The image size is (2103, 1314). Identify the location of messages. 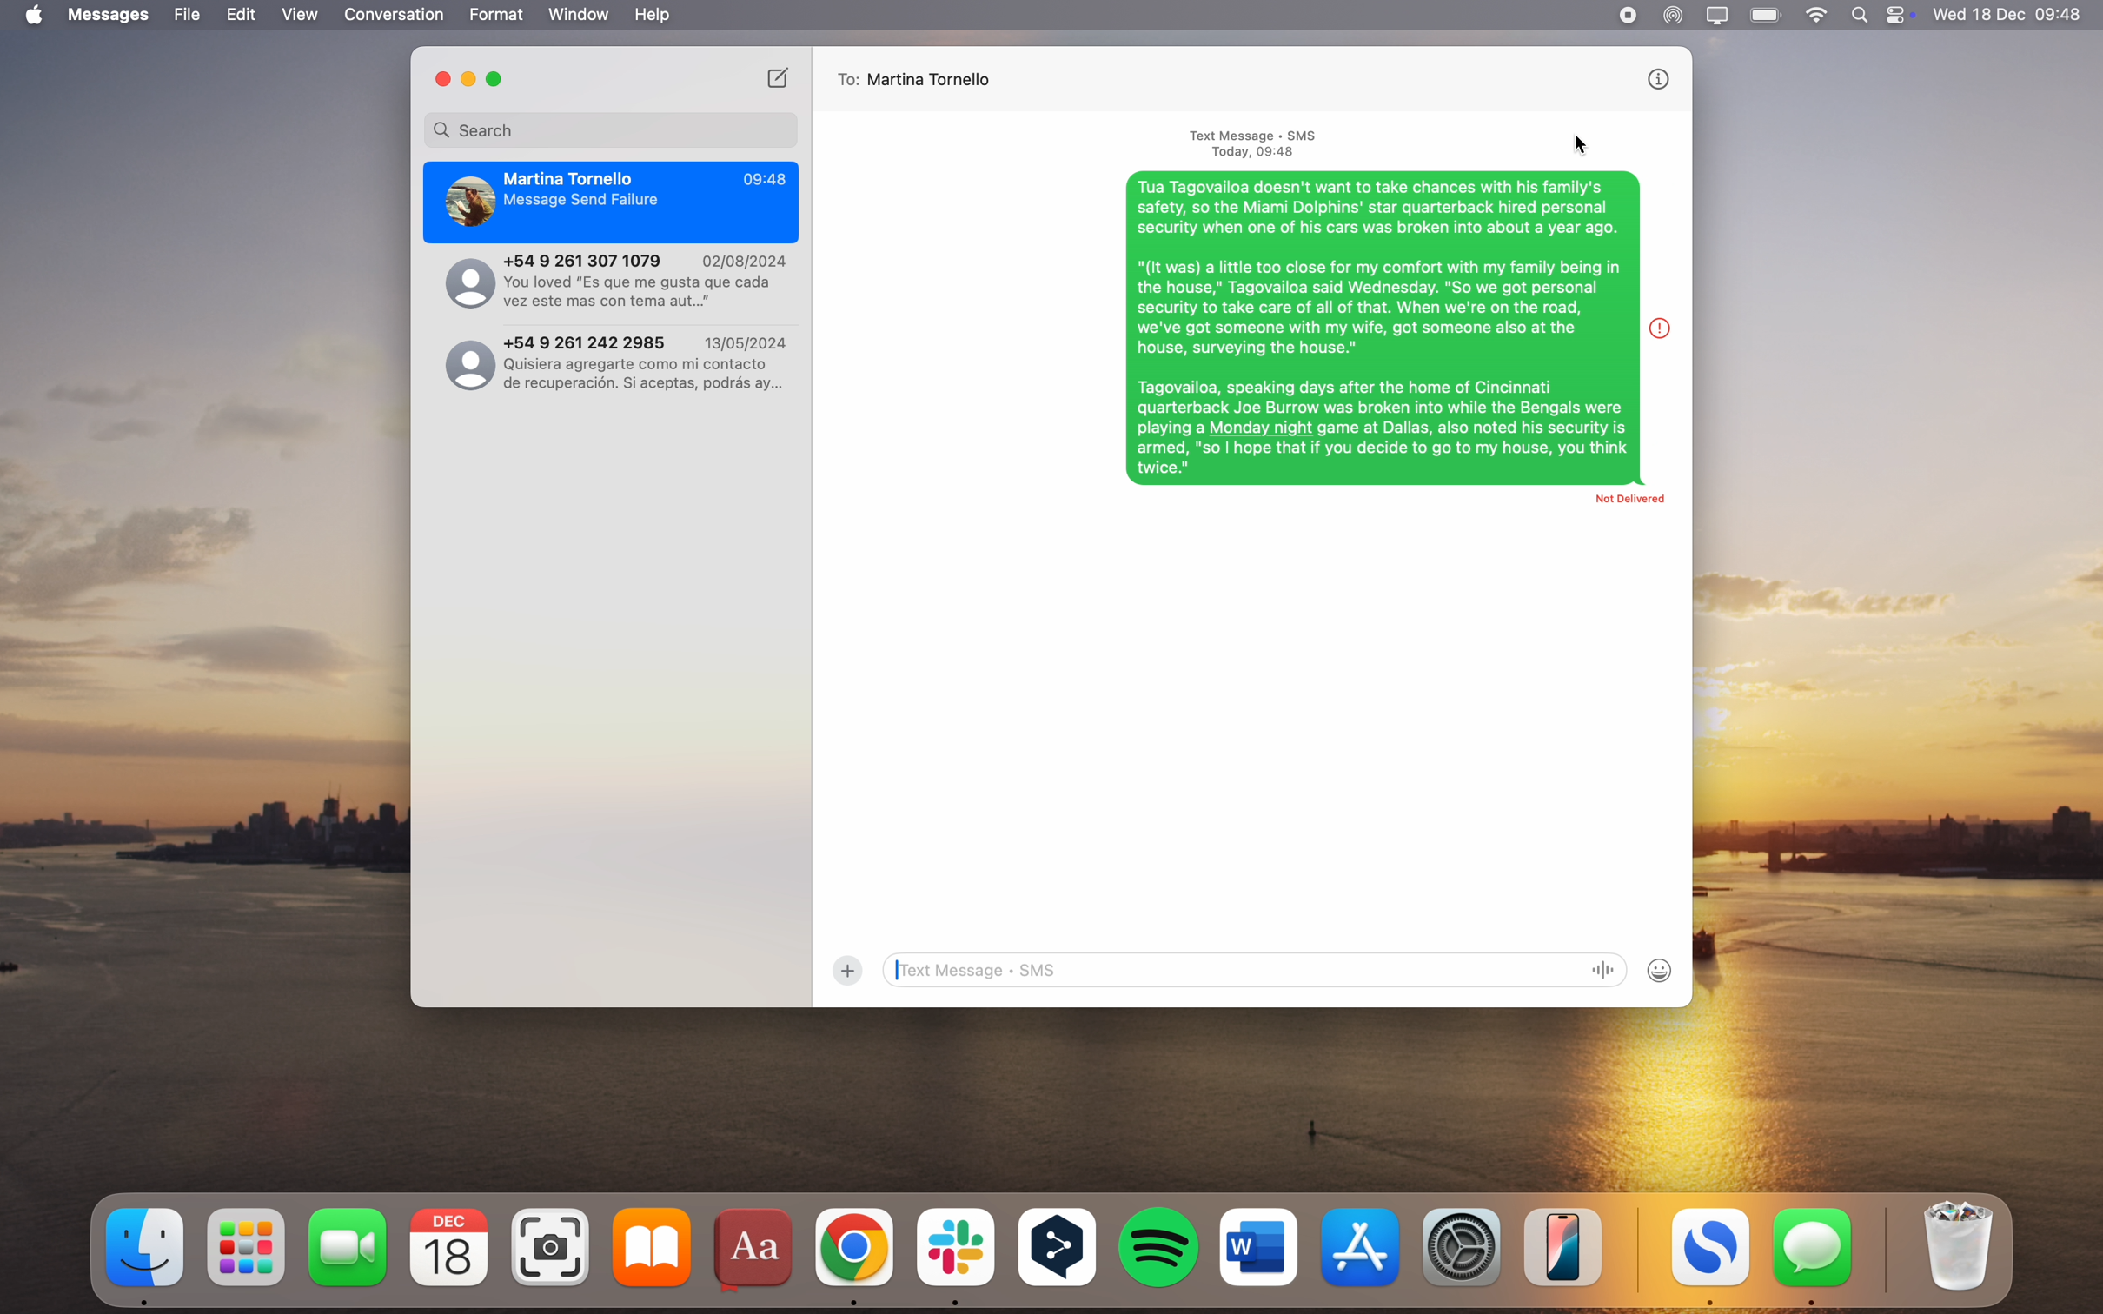
(111, 15).